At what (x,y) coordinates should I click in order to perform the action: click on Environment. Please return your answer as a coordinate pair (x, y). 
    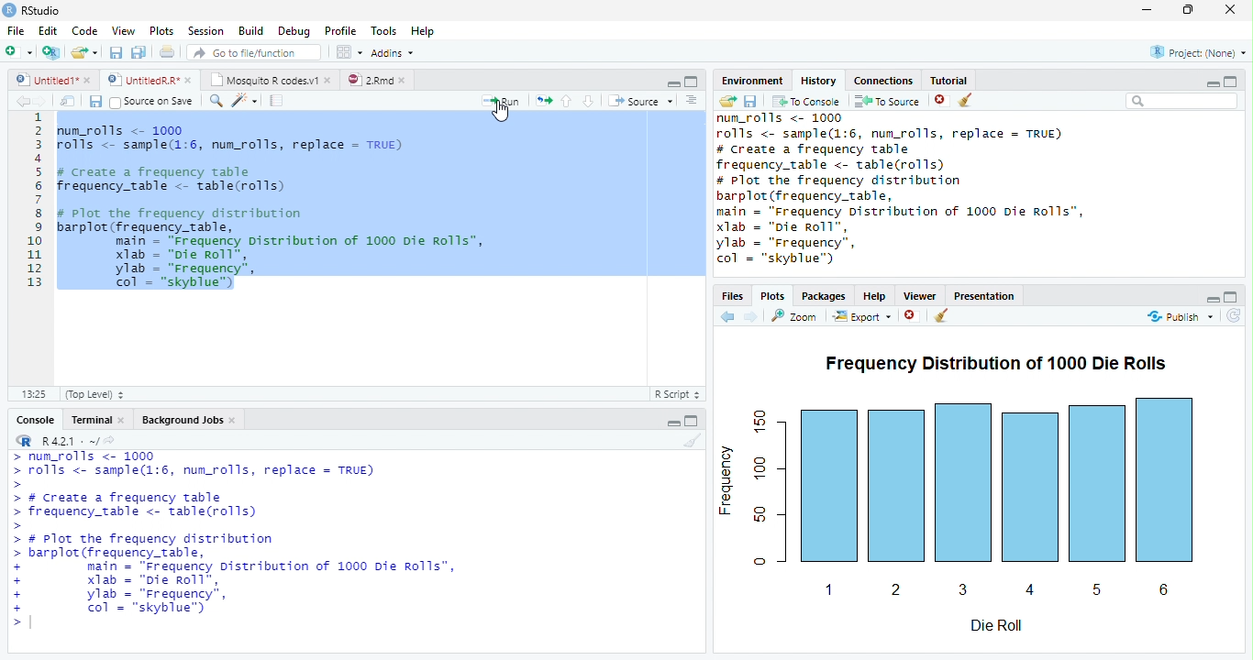
    Looking at the image, I should click on (753, 80).